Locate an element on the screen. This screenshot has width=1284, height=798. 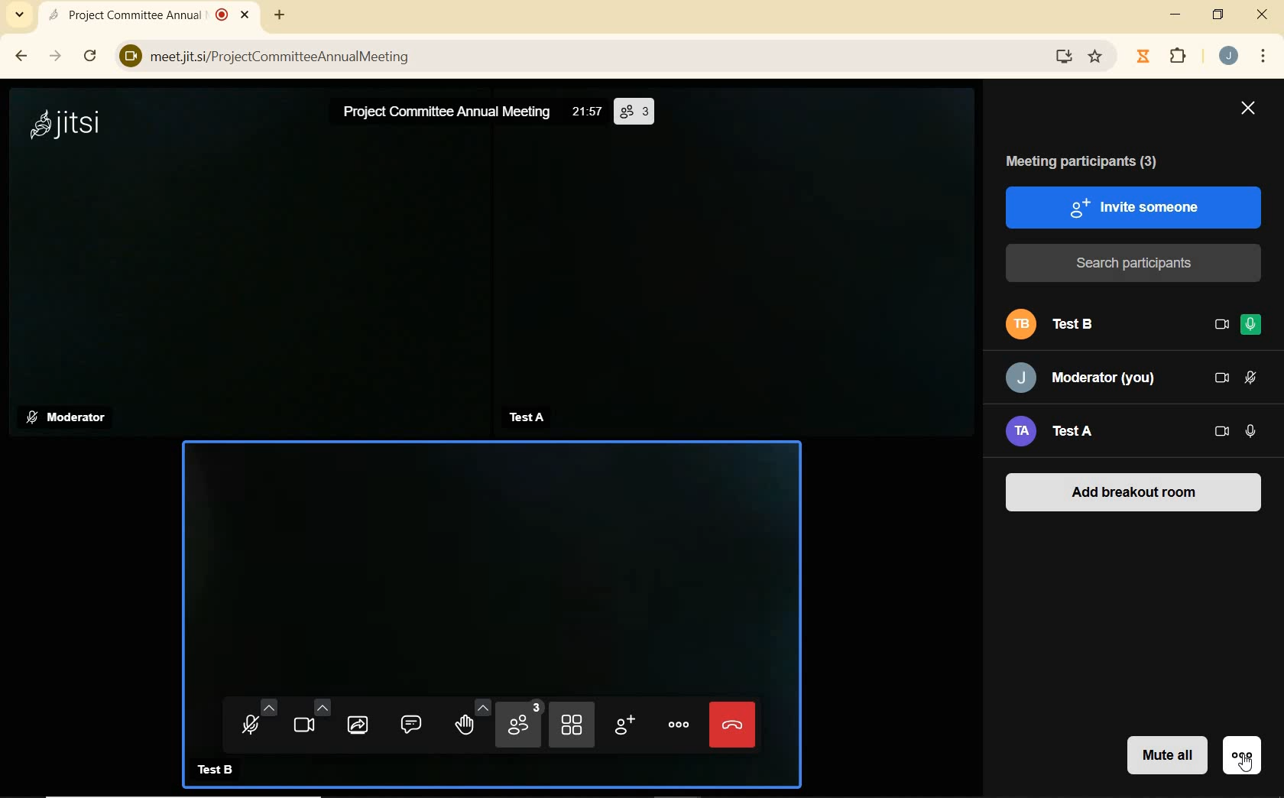
EXTENSION is located at coordinates (1177, 55).